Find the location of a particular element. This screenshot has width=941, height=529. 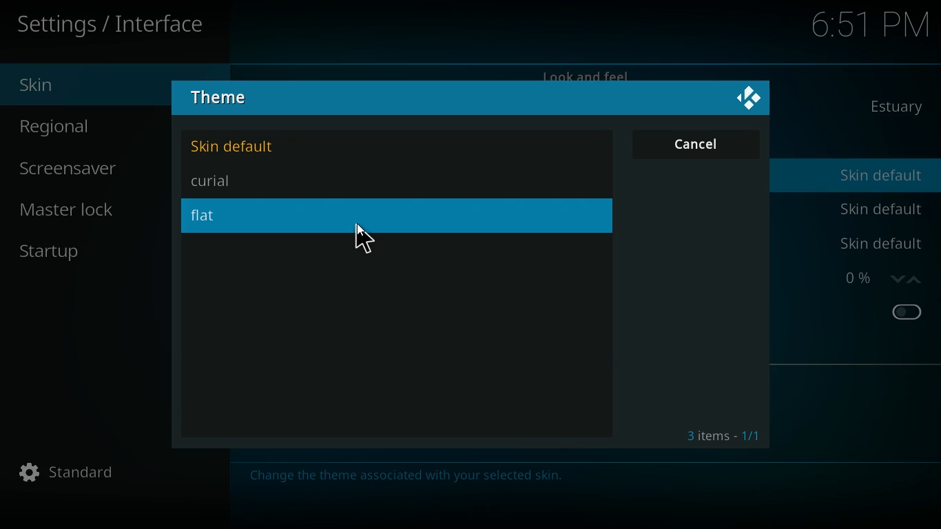

startup is located at coordinates (94, 247).